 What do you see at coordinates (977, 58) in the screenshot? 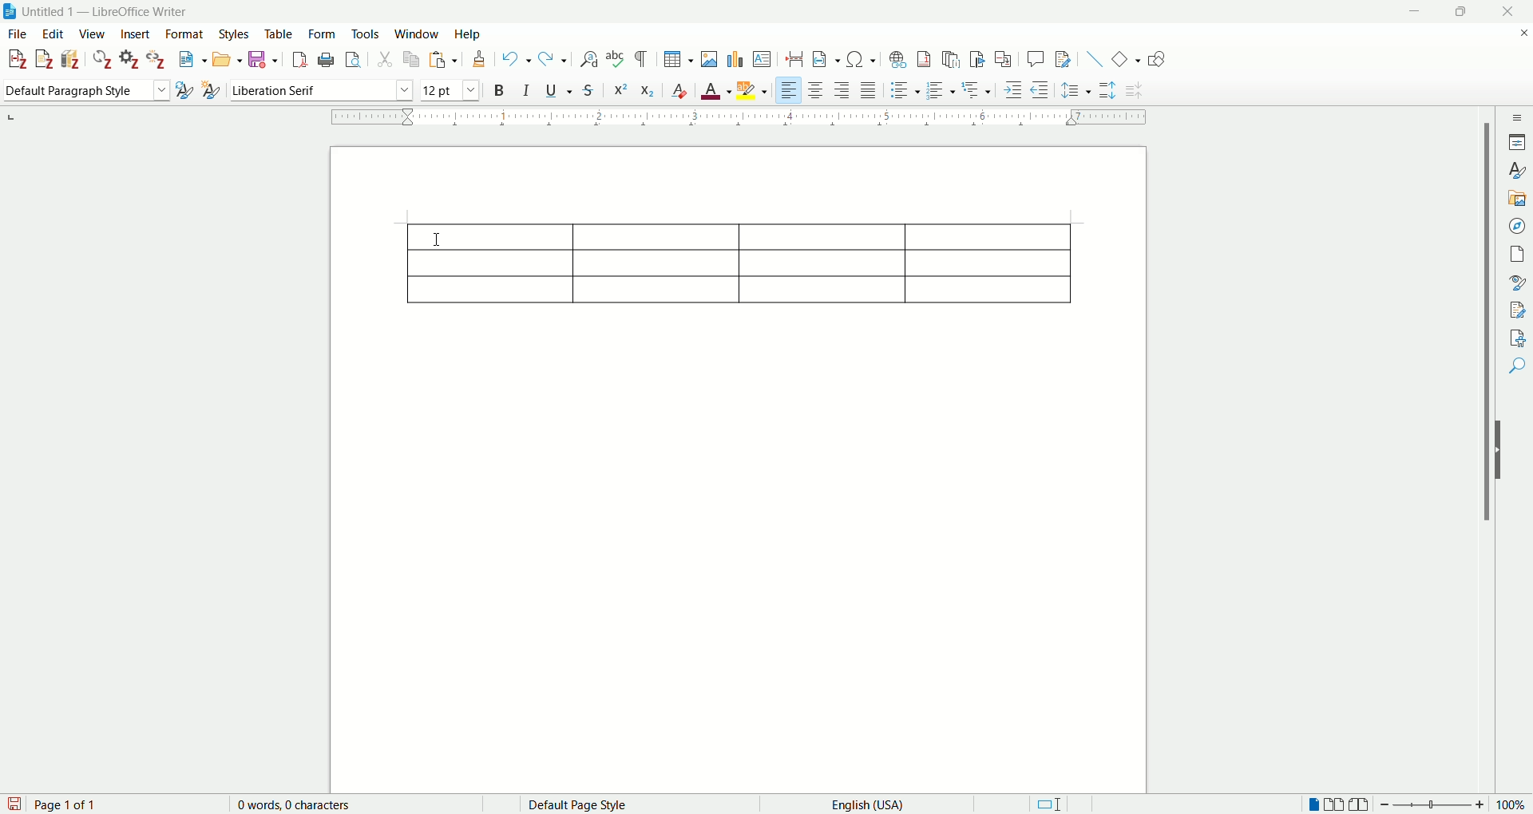
I see `insert bookmark` at bounding box center [977, 58].